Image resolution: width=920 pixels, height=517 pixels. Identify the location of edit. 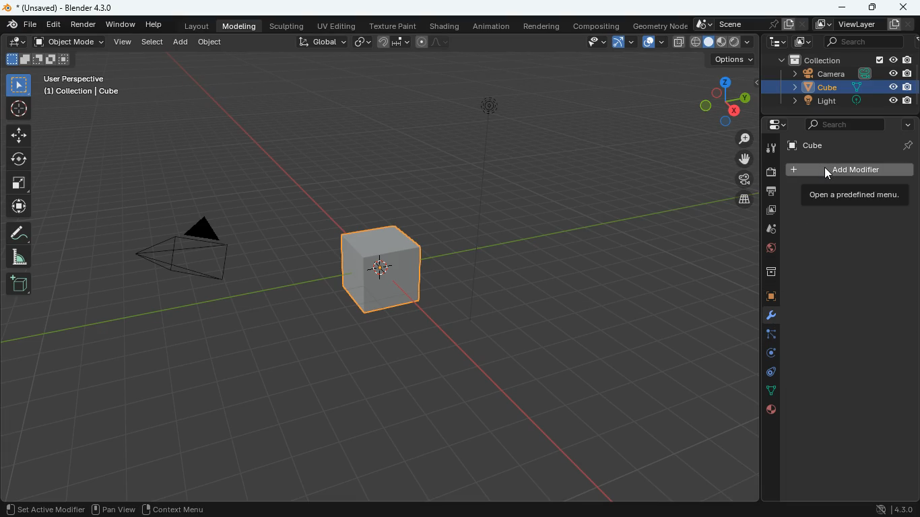
(54, 26).